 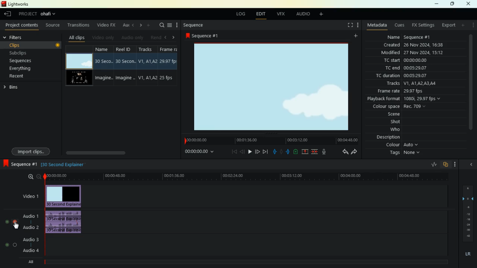 What do you see at coordinates (29, 240) in the screenshot?
I see `audio 3` at bounding box center [29, 240].